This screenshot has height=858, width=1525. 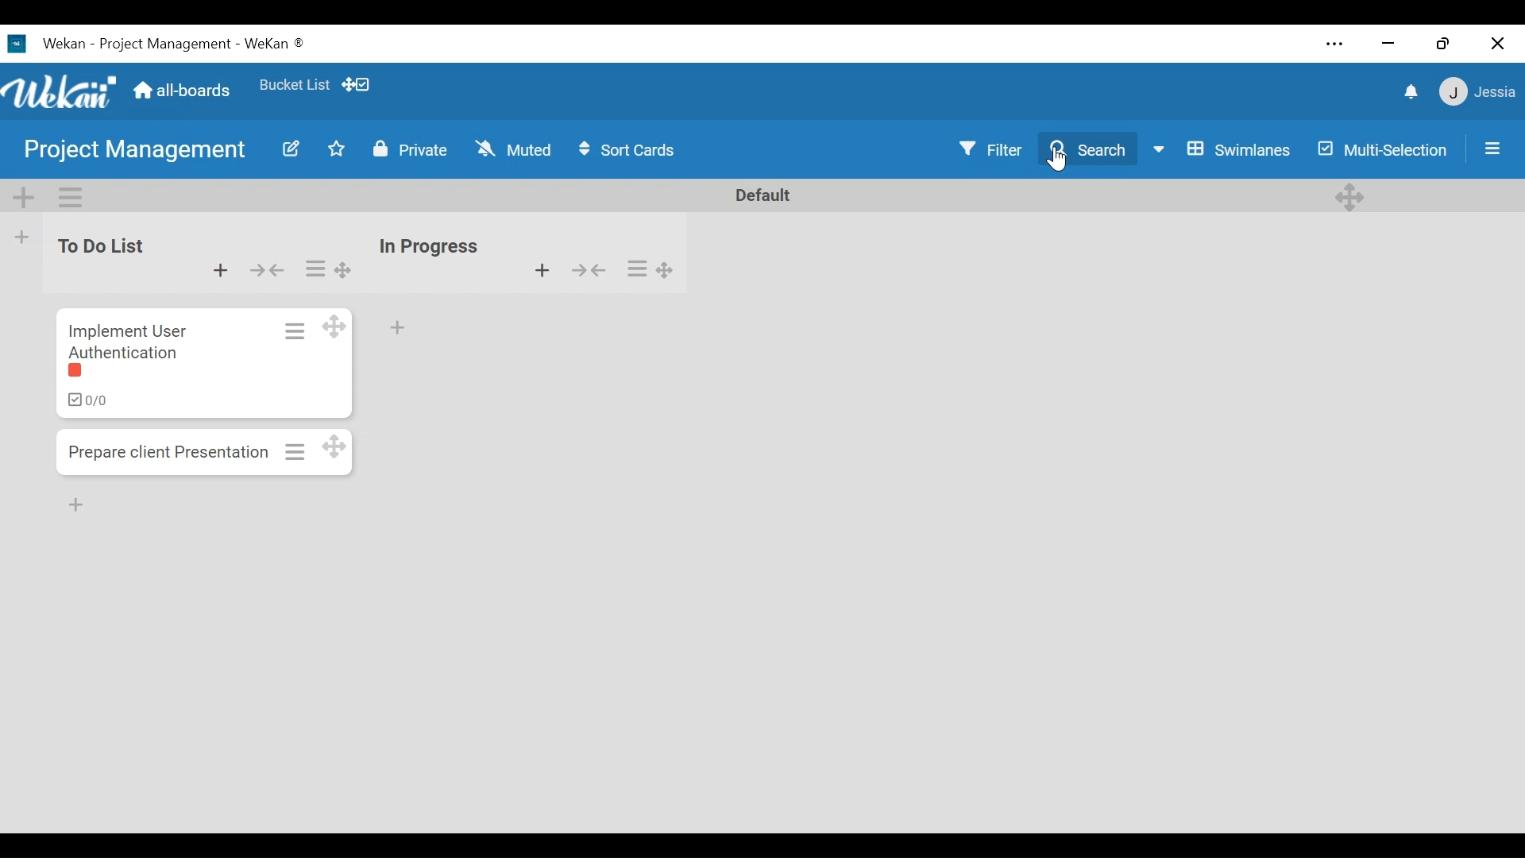 What do you see at coordinates (1496, 44) in the screenshot?
I see `Close` at bounding box center [1496, 44].